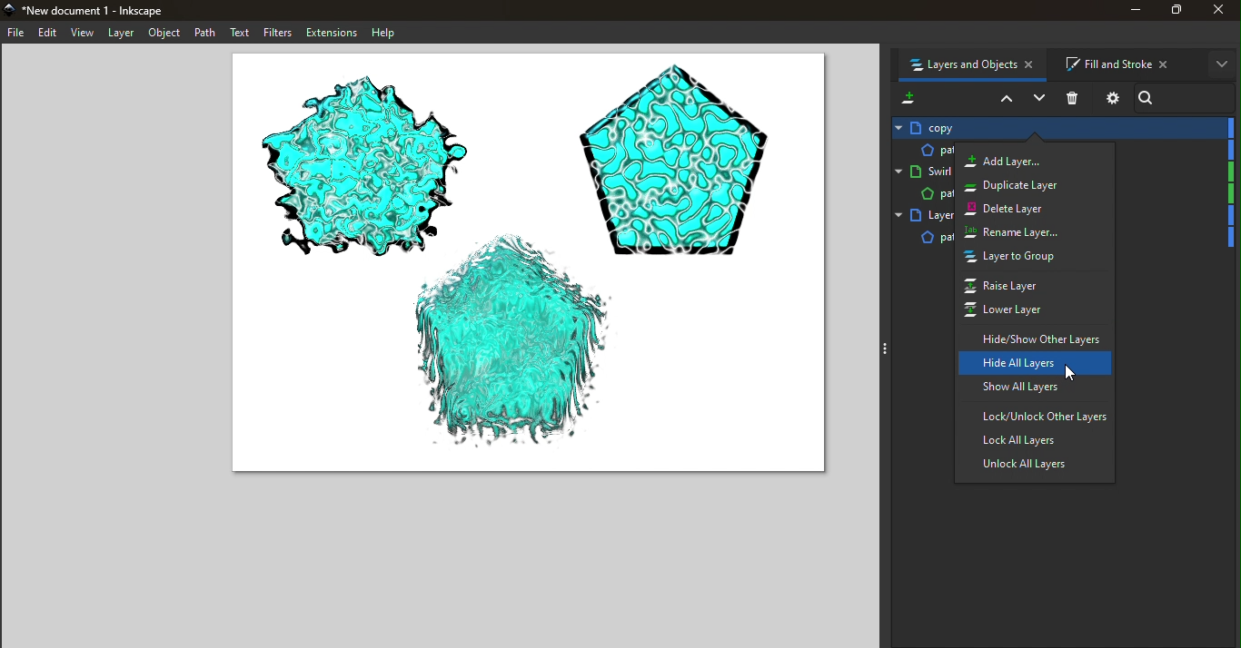 Image resolution: width=1241 pixels, height=648 pixels. I want to click on Lower layer, so click(1037, 309).